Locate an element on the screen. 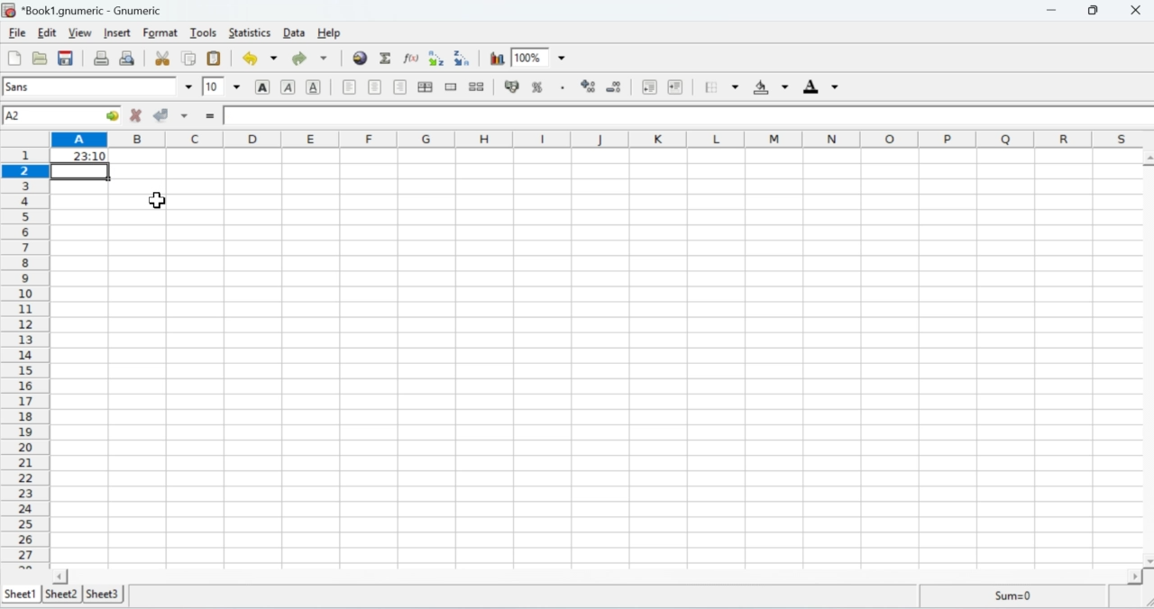  Zoom is located at coordinates (541, 57).